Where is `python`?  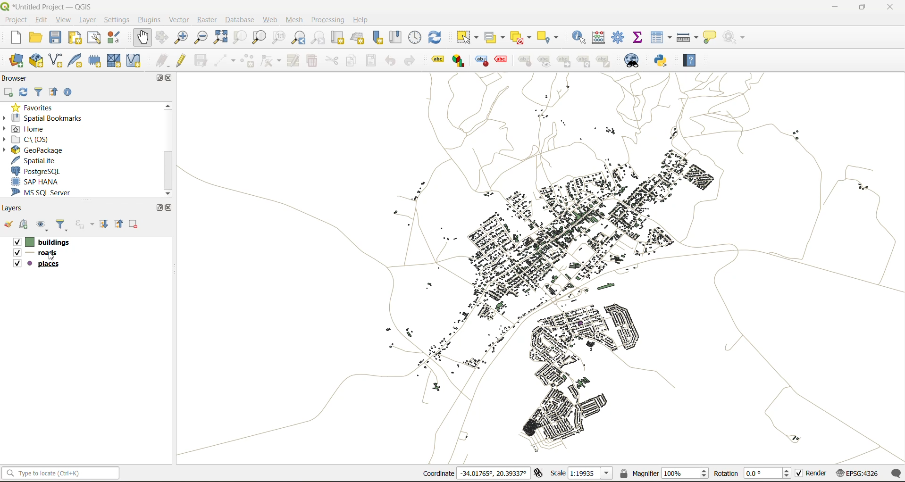
python is located at coordinates (663, 60).